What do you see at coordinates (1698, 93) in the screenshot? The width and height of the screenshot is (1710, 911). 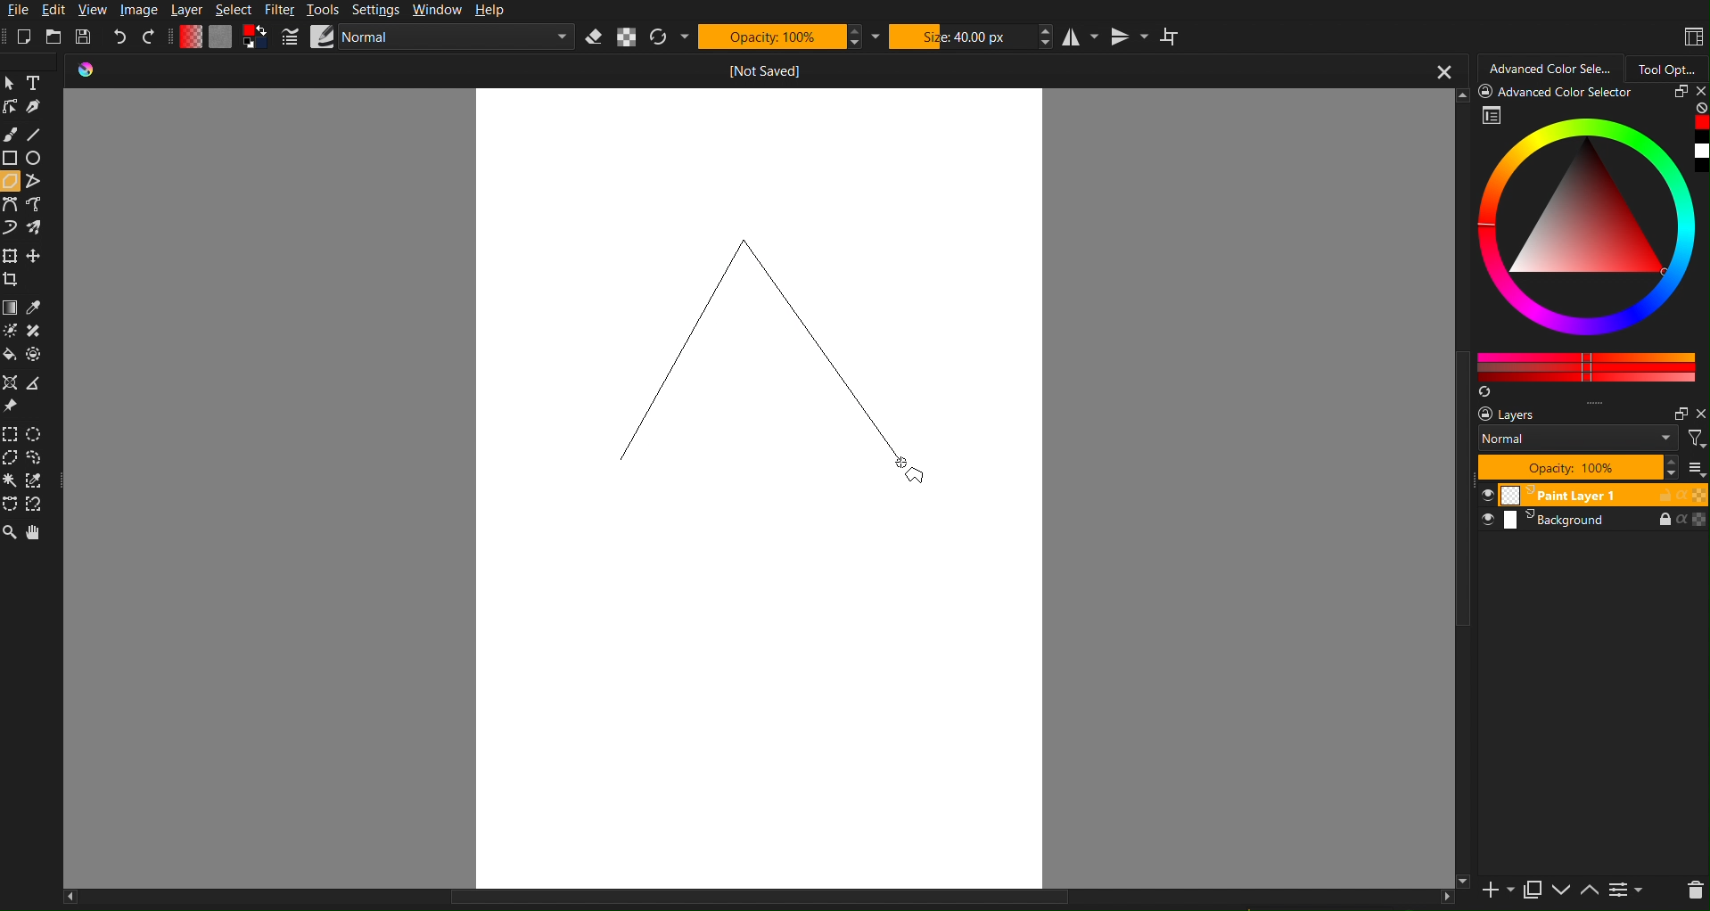 I see `close panel` at bounding box center [1698, 93].